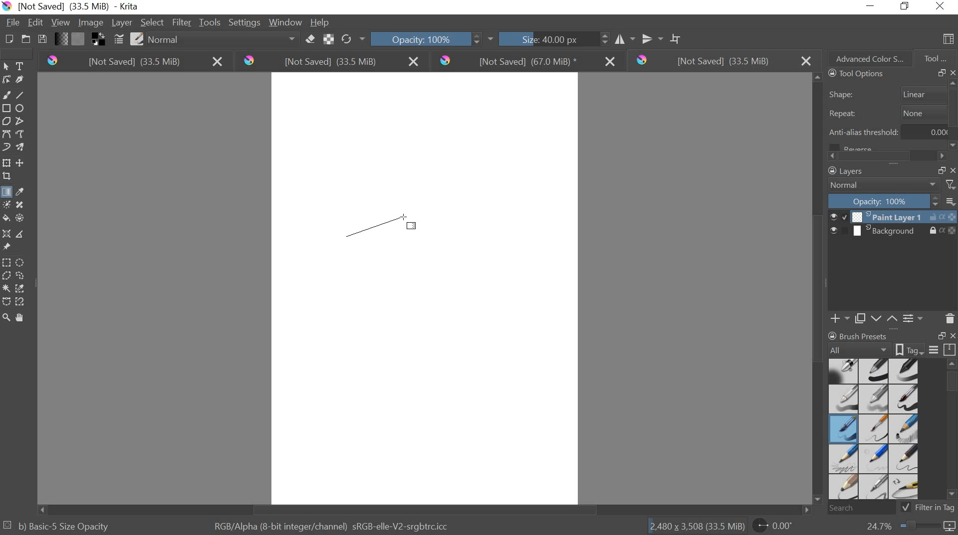  I want to click on bezier curve, so click(6, 301).